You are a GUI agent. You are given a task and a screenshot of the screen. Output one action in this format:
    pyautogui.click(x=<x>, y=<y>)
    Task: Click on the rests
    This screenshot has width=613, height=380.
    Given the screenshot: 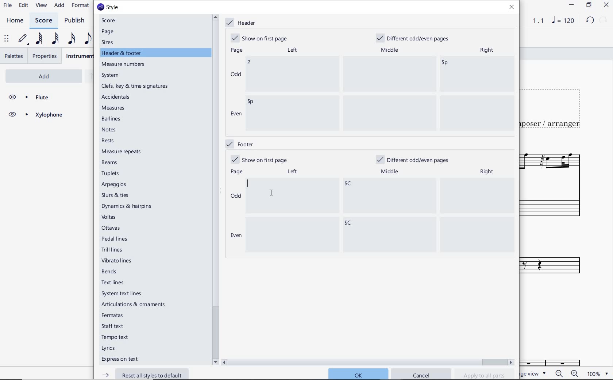 What is the action you would take?
    pyautogui.click(x=115, y=141)
    